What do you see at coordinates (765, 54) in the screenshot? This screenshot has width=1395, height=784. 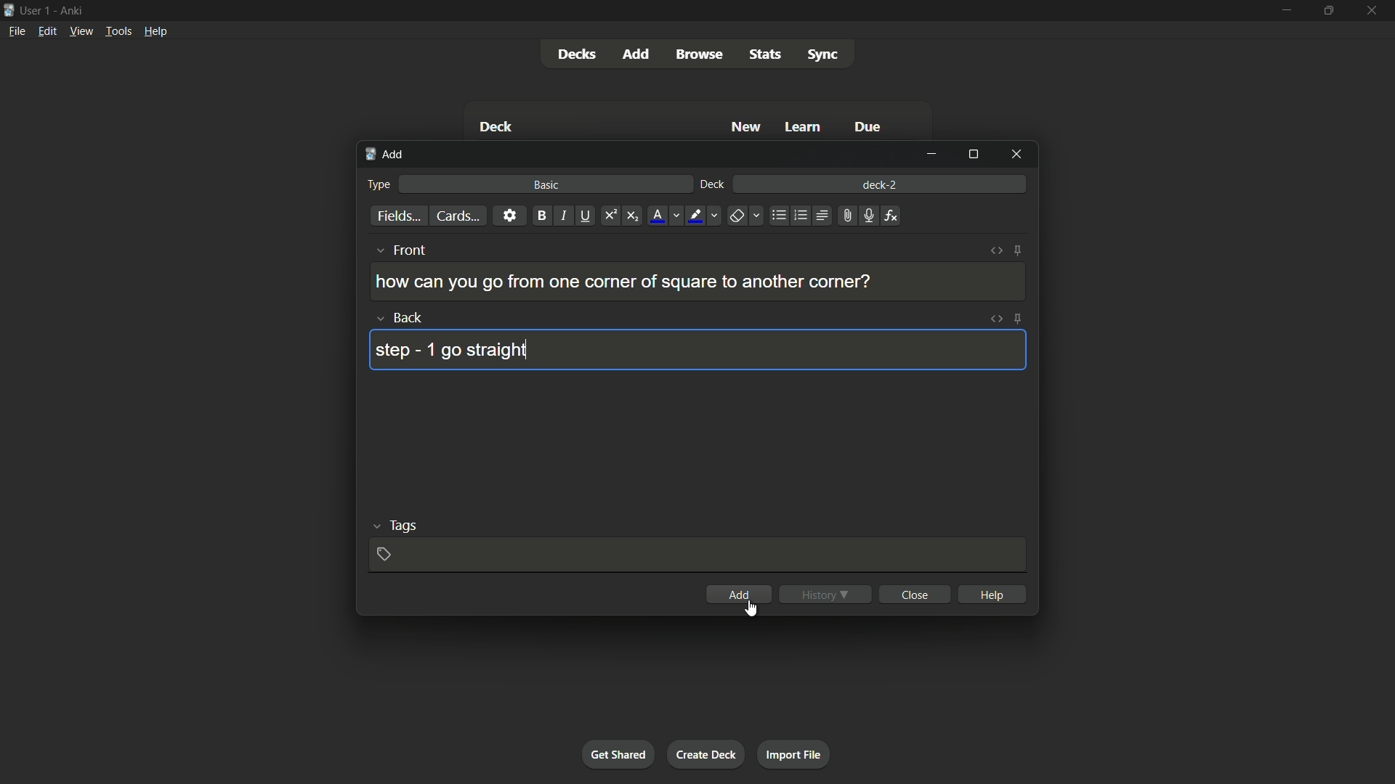 I see `stats` at bounding box center [765, 54].